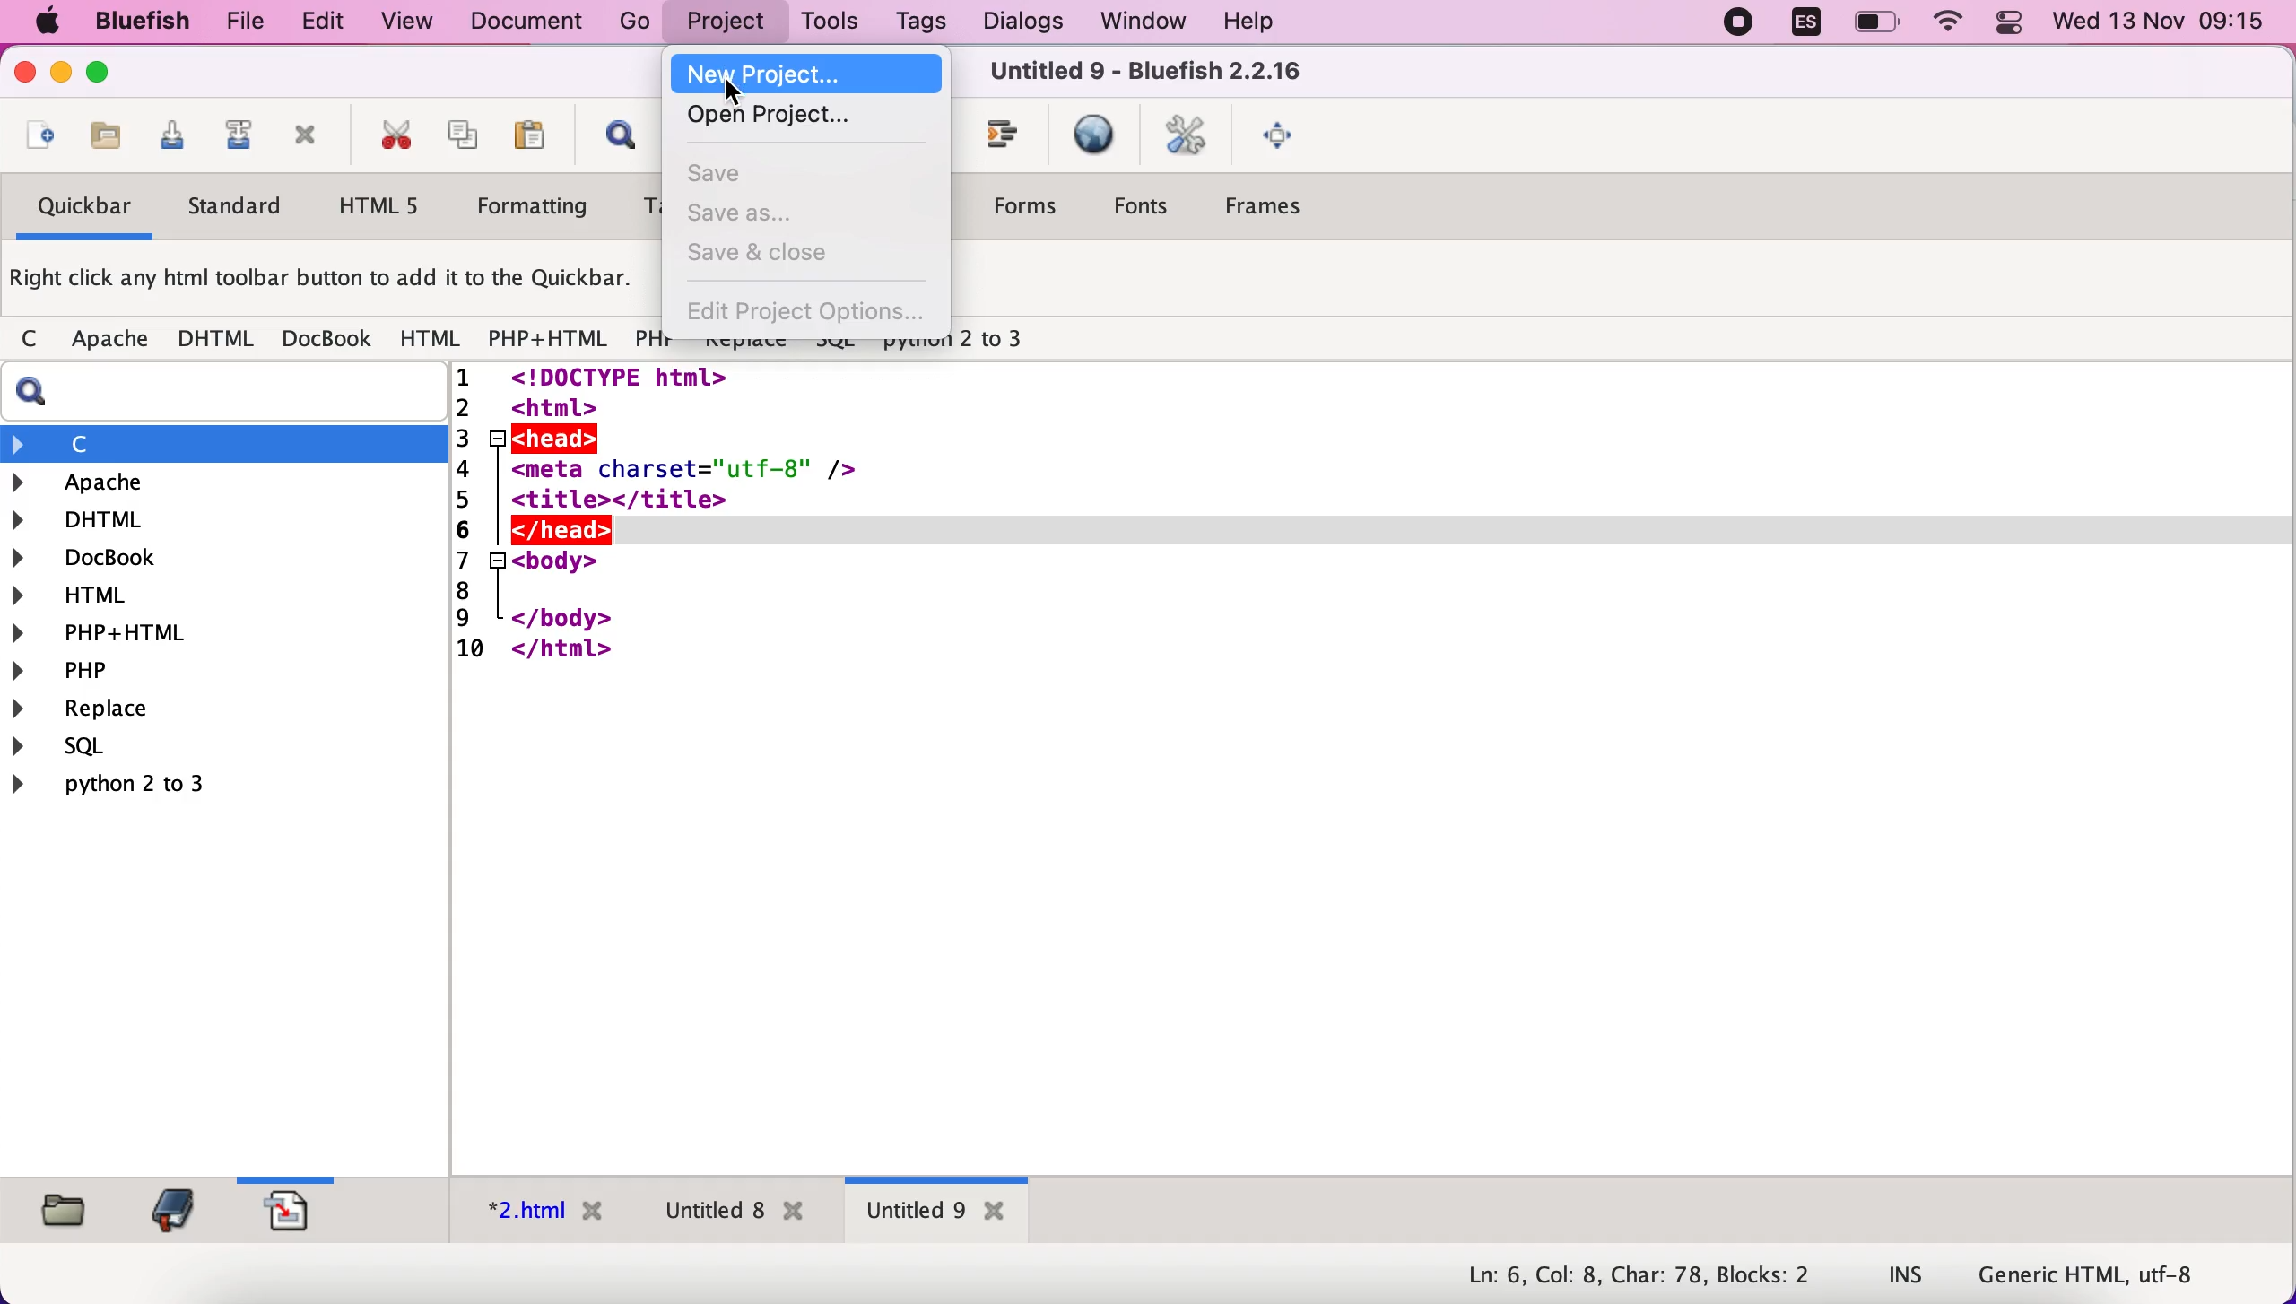  I want to click on standard, so click(237, 211).